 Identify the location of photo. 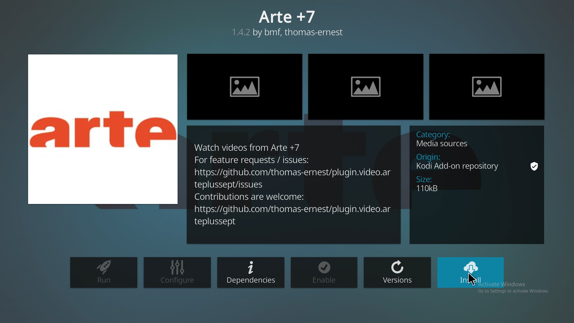
(103, 129).